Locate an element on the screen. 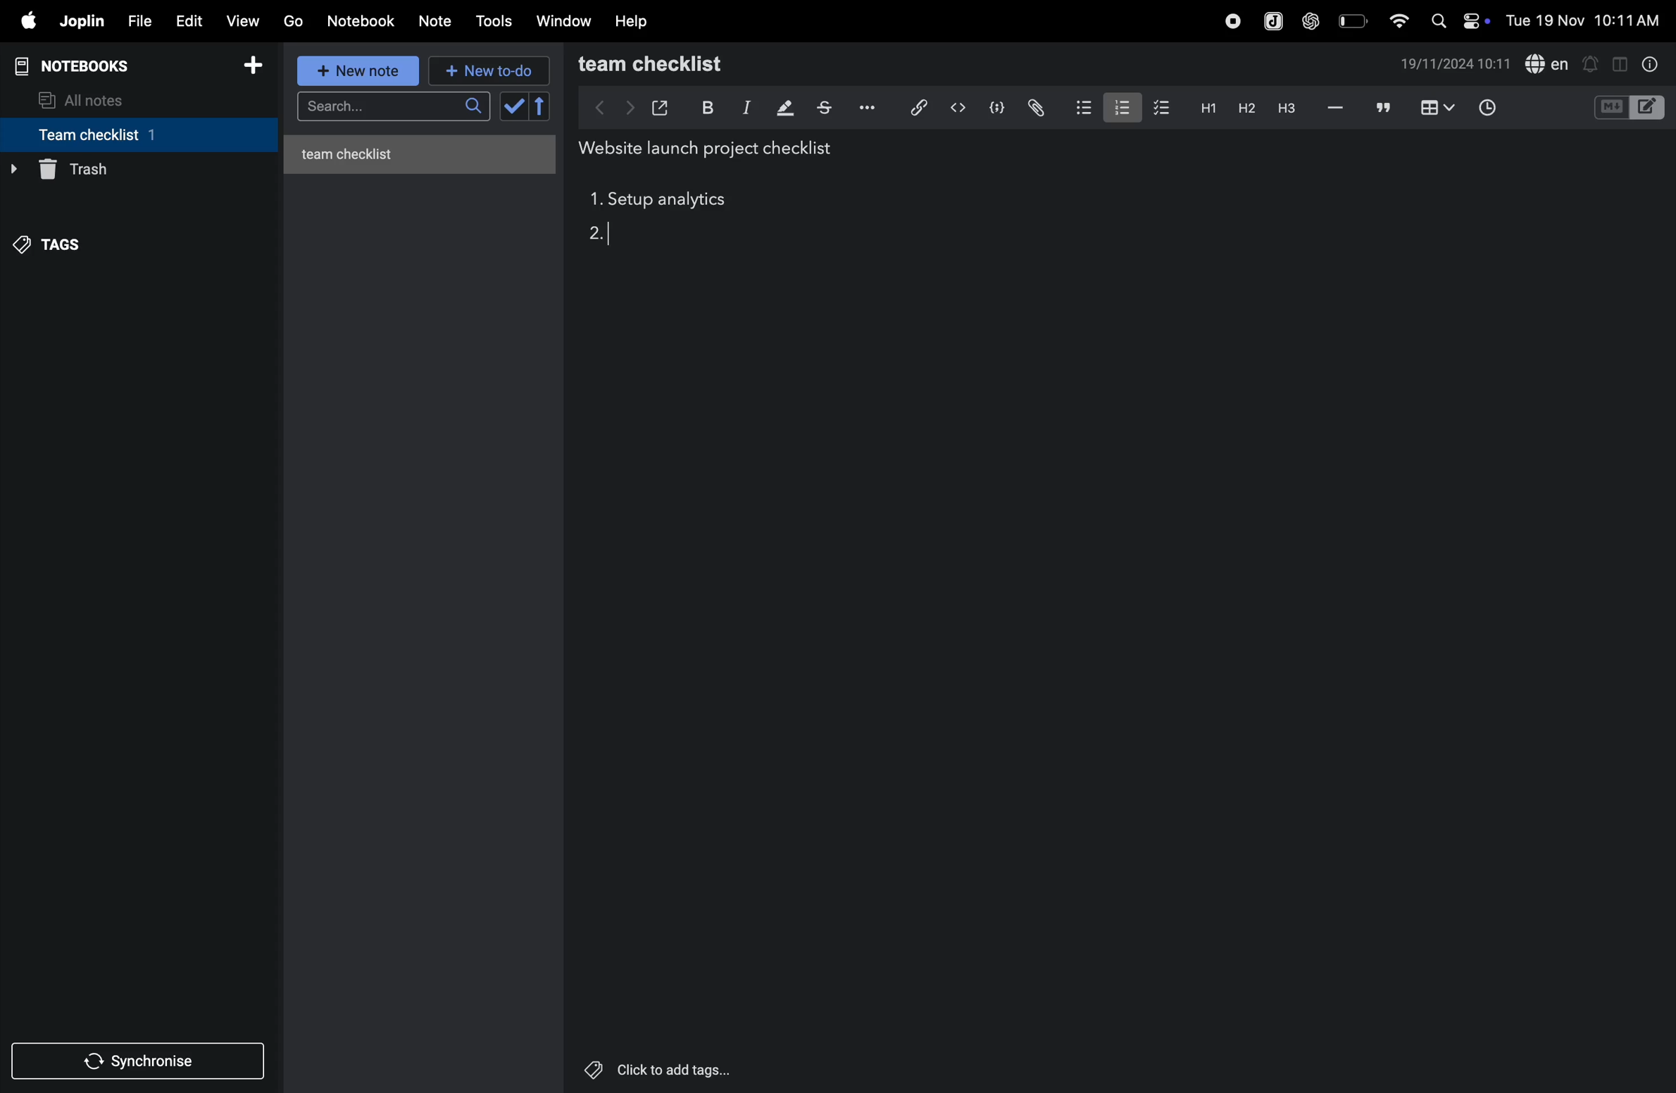 Image resolution: width=1676 pixels, height=1093 pixels. spell check is located at coordinates (1549, 63).